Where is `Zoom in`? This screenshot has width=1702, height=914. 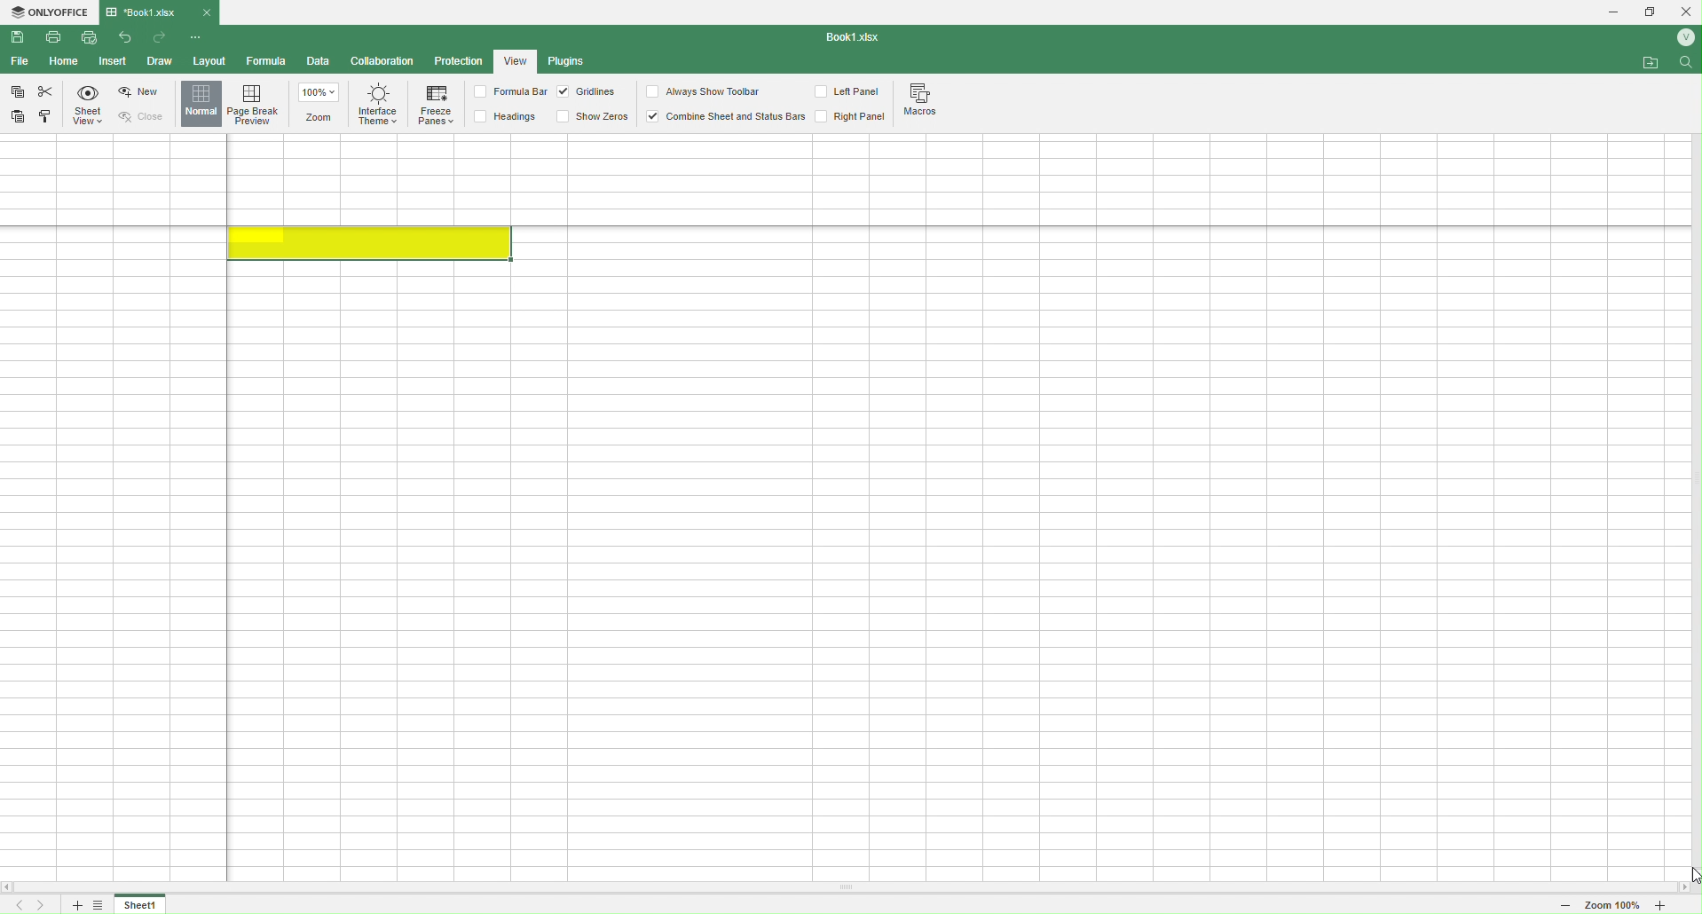 Zoom in is located at coordinates (1676, 907).